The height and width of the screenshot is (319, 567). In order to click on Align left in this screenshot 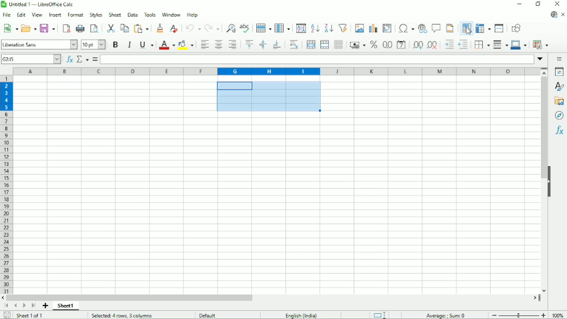, I will do `click(205, 45)`.